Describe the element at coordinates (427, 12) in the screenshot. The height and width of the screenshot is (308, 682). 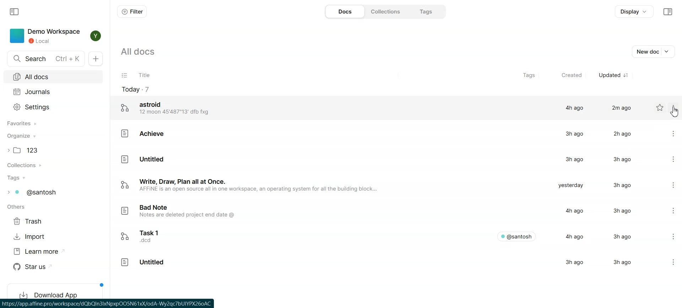
I see `Tags` at that location.